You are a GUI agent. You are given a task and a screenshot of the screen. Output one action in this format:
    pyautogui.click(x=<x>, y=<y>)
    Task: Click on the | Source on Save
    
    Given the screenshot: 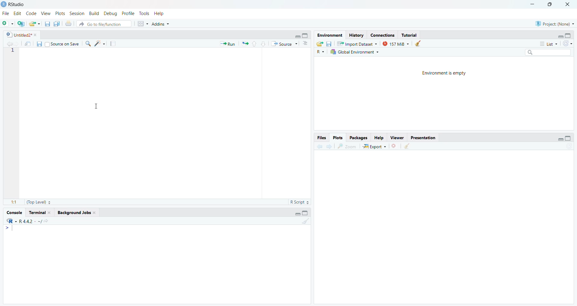 What is the action you would take?
    pyautogui.click(x=63, y=43)
    